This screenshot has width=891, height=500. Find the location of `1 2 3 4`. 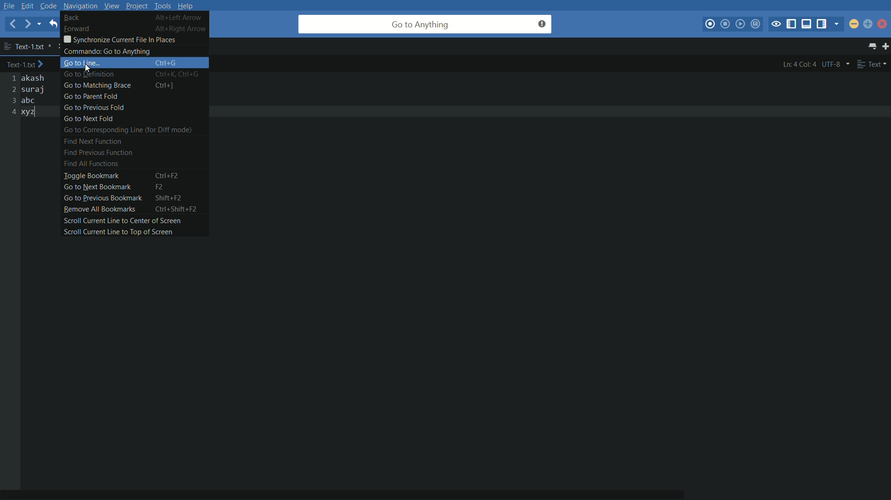

1 2 3 4 is located at coordinates (12, 96).